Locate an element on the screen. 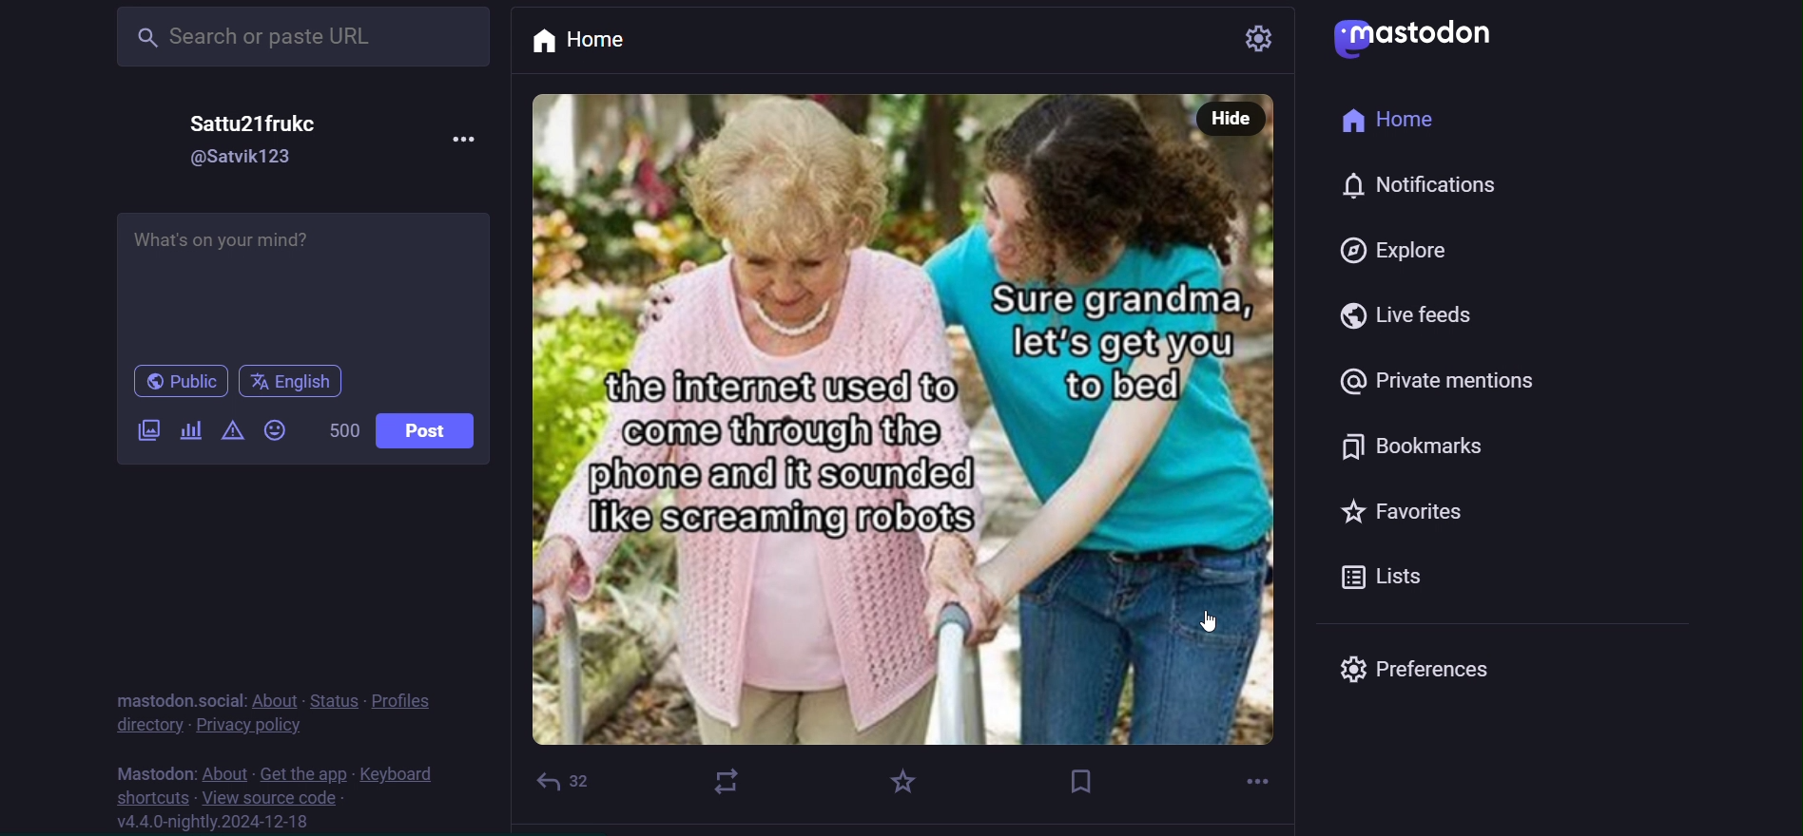  content warning is located at coordinates (231, 430).